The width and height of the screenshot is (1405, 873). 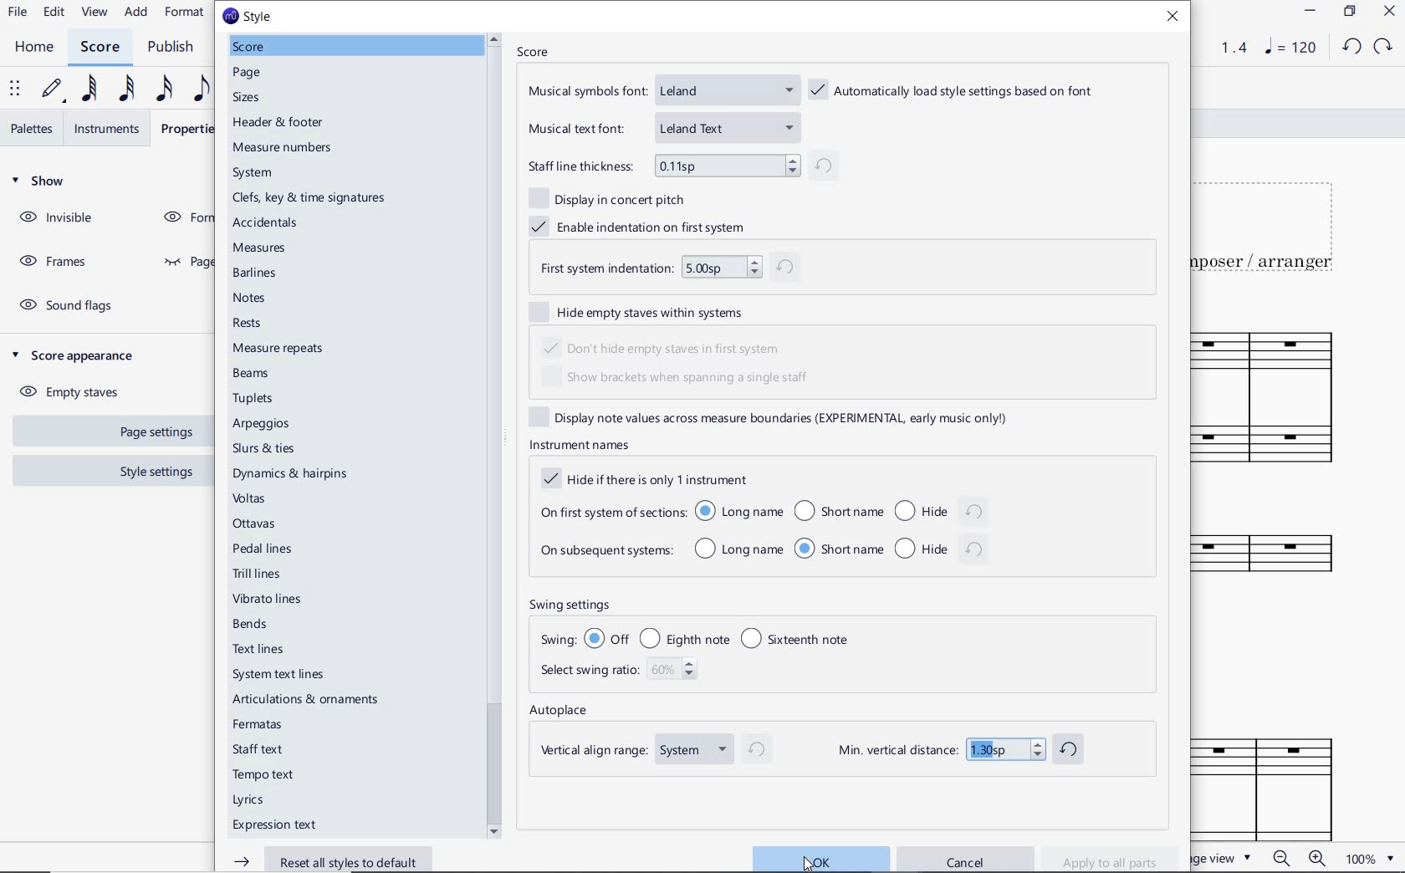 I want to click on TITLE, so click(x=1275, y=224).